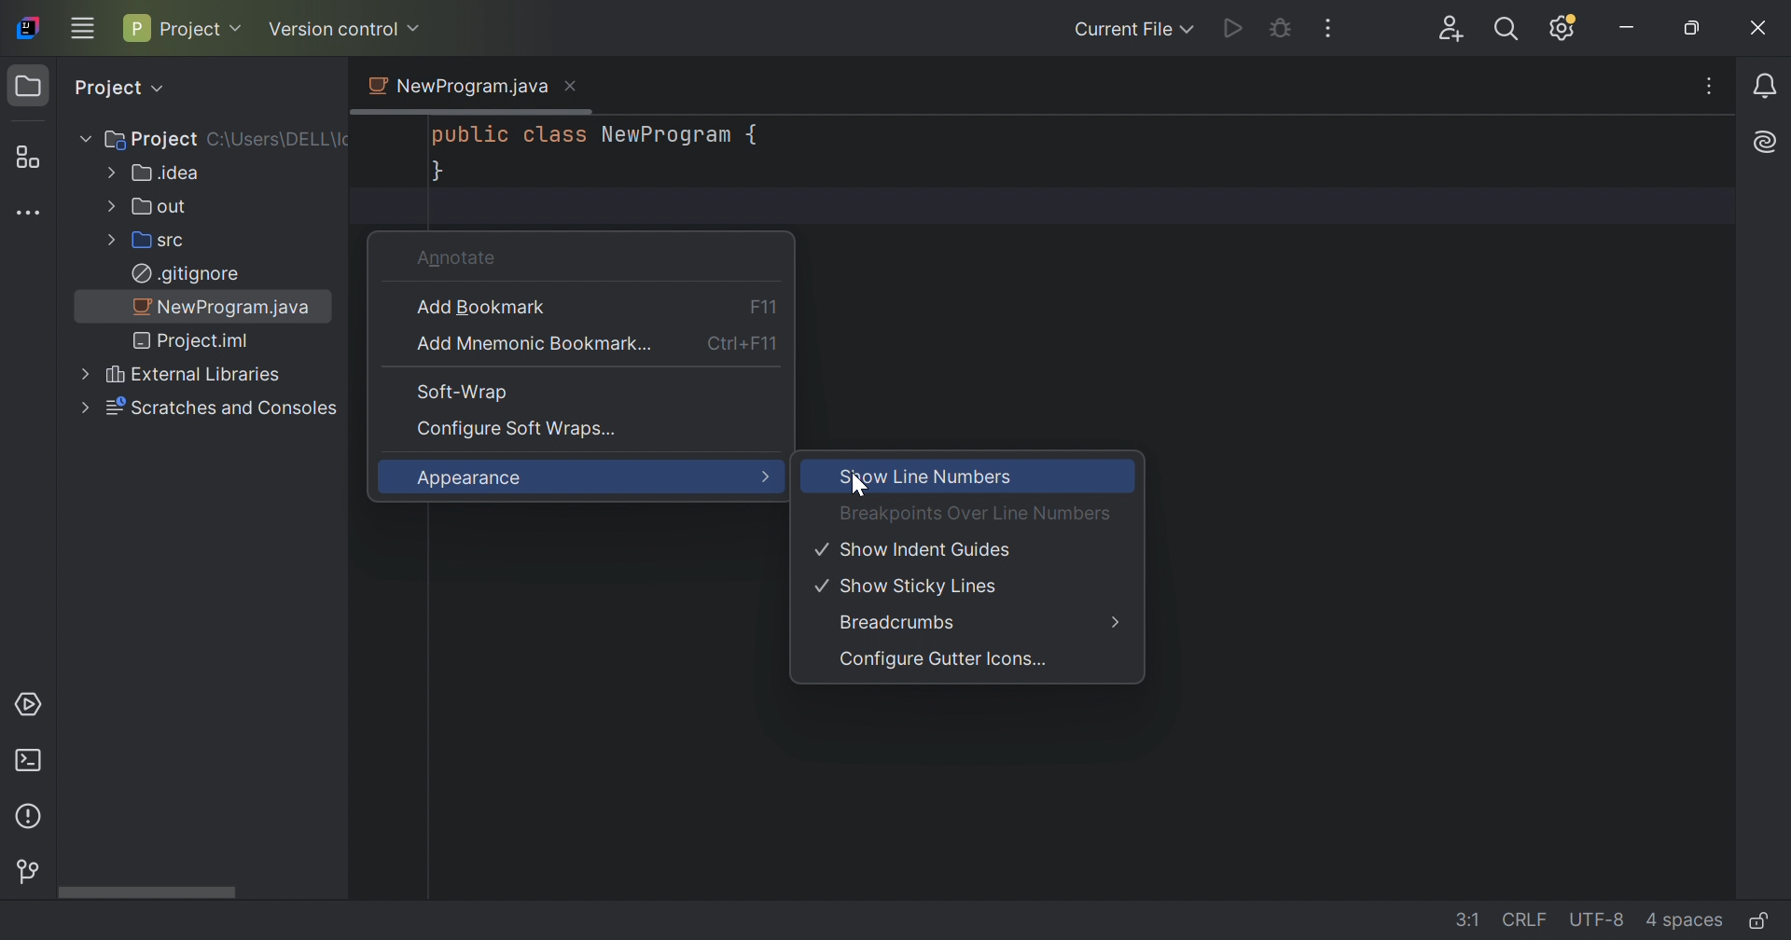 The image size is (1791, 940). Describe the element at coordinates (1505, 32) in the screenshot. I see `Search everywhere` at that location.